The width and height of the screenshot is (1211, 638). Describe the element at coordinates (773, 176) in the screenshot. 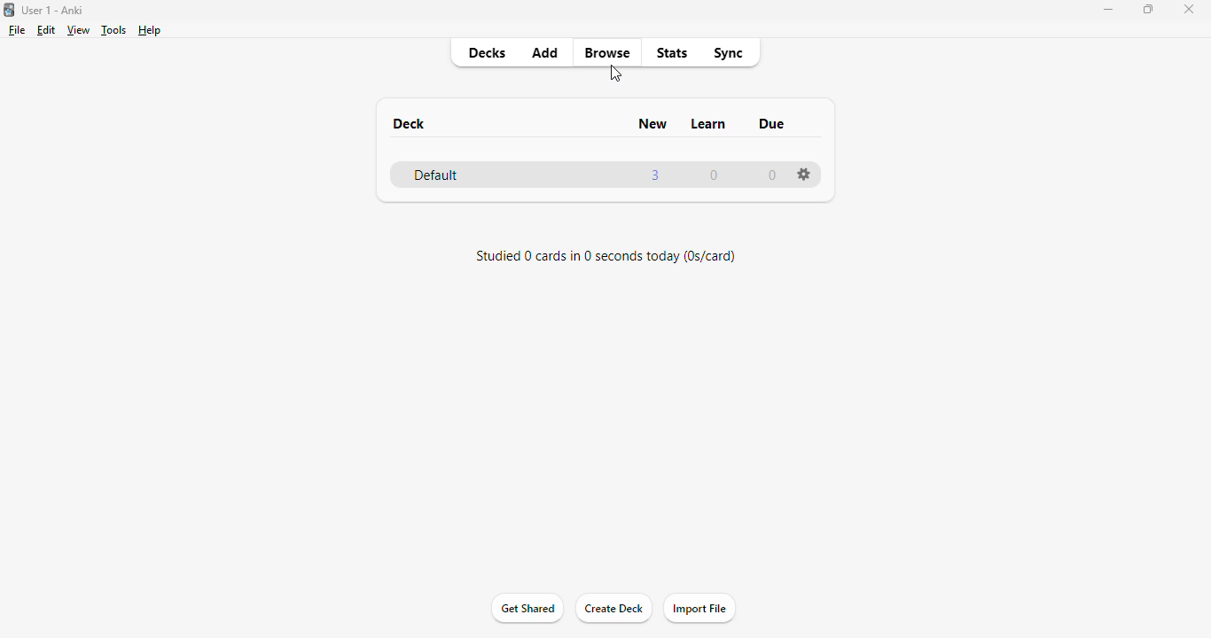

I see `0` at that location.